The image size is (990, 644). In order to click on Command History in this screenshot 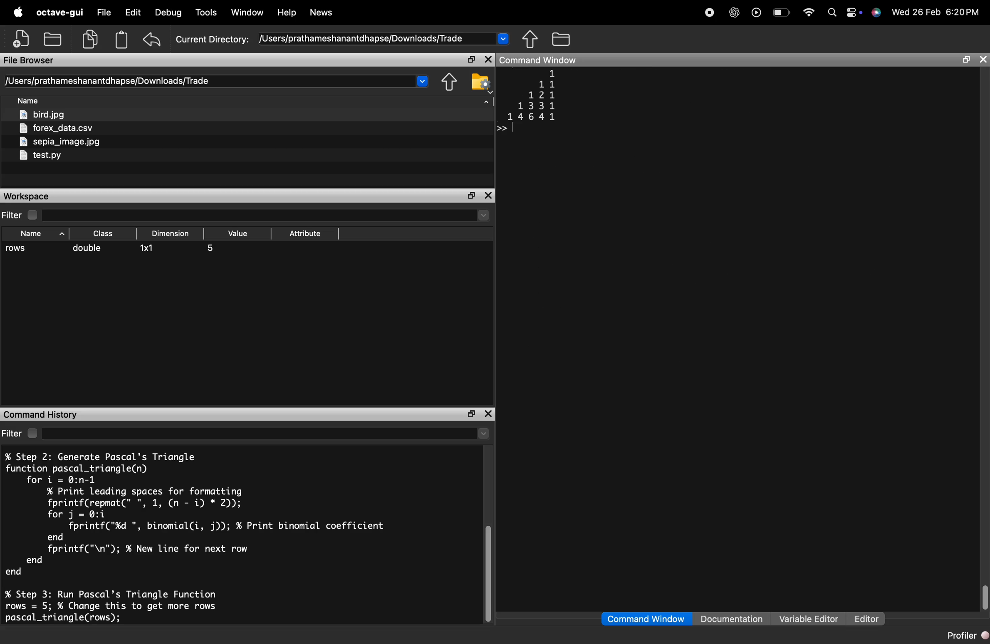, I will do `click(40, 415)`.